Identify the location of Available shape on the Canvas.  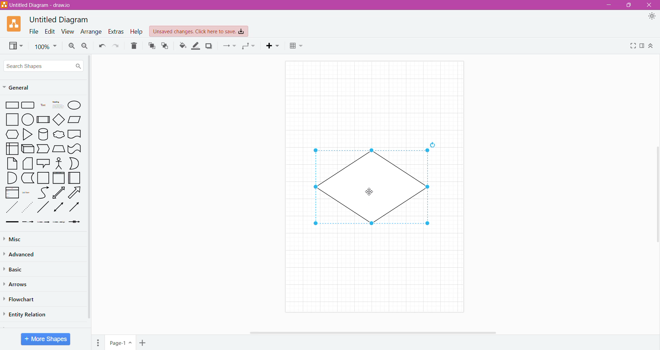
(371, 188).